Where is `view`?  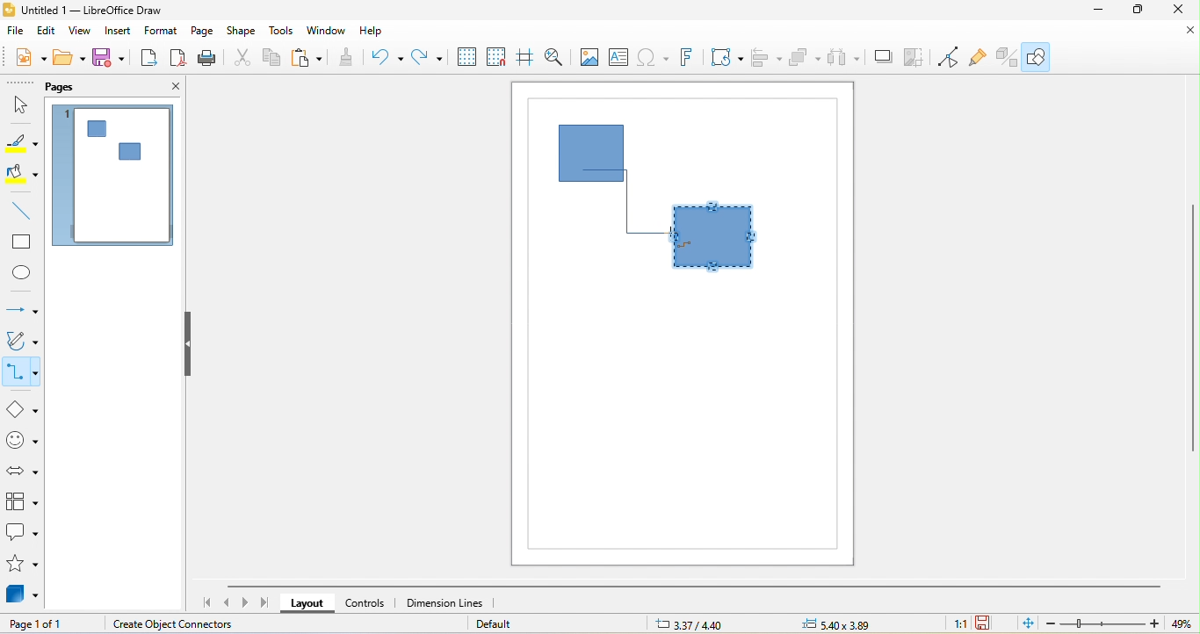 view is located at coordinates (81, 32).